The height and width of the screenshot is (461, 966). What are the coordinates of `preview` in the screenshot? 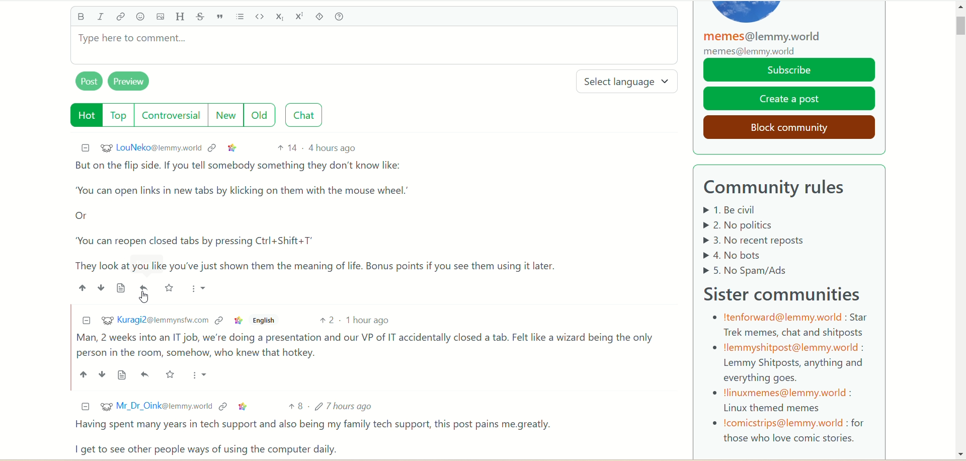 It's located at (134, 83).